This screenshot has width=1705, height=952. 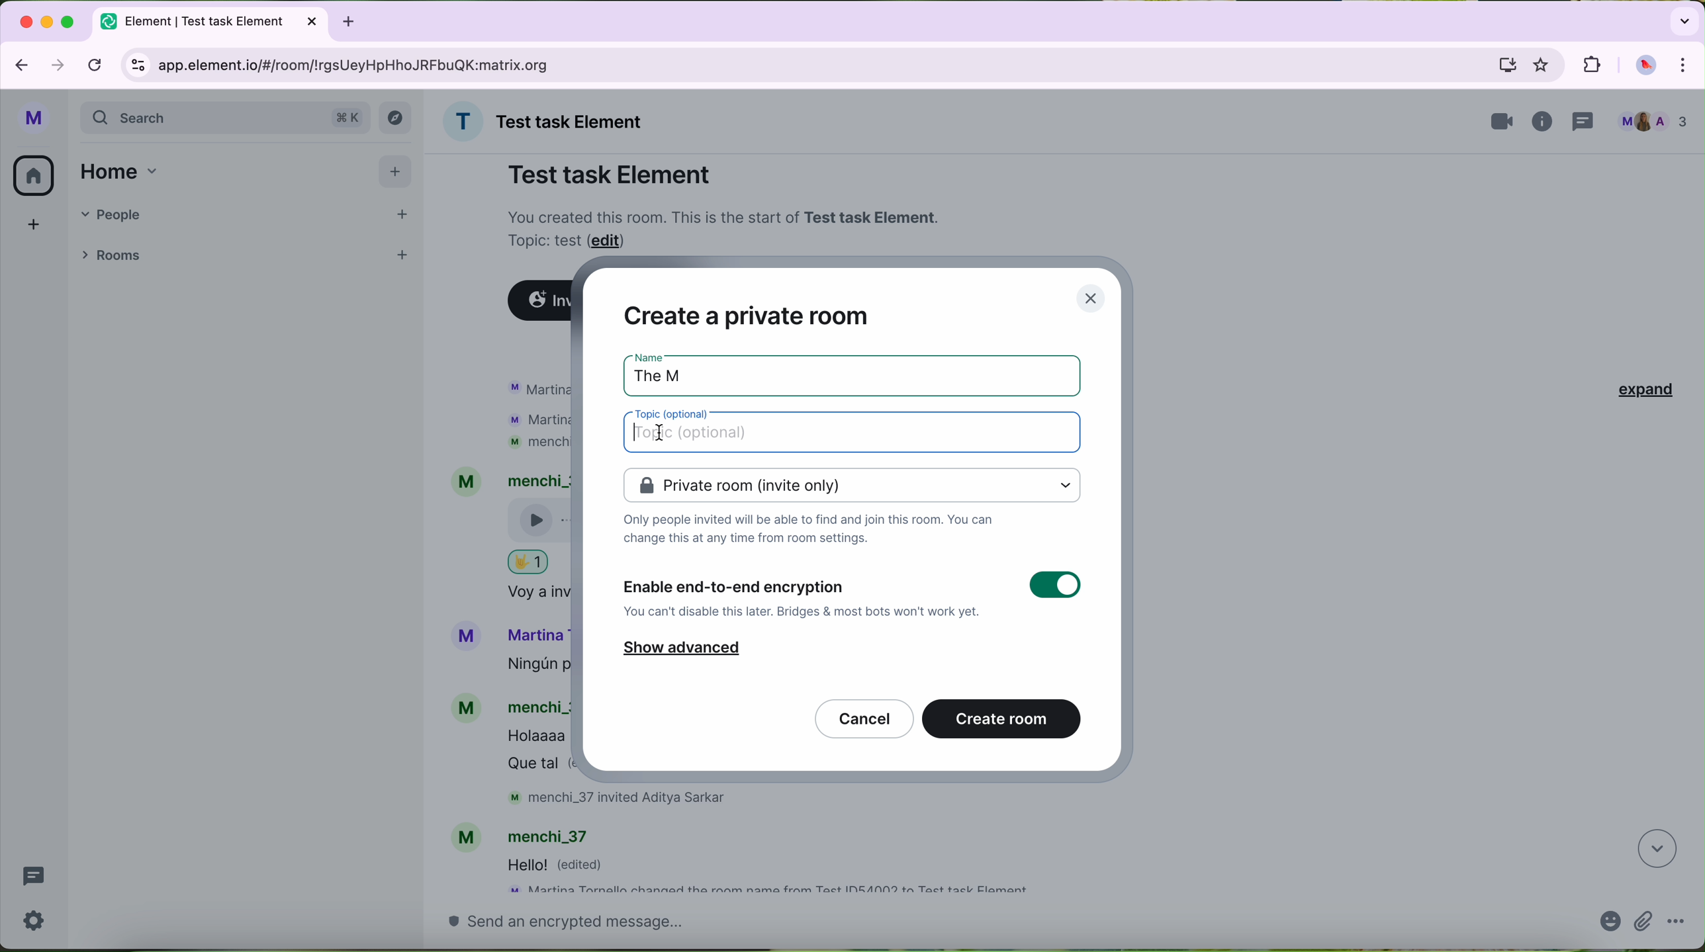 What do you see at coordinates (657, 434) in the screenshot?
I see `cursor` at bounding box center [657, 434].